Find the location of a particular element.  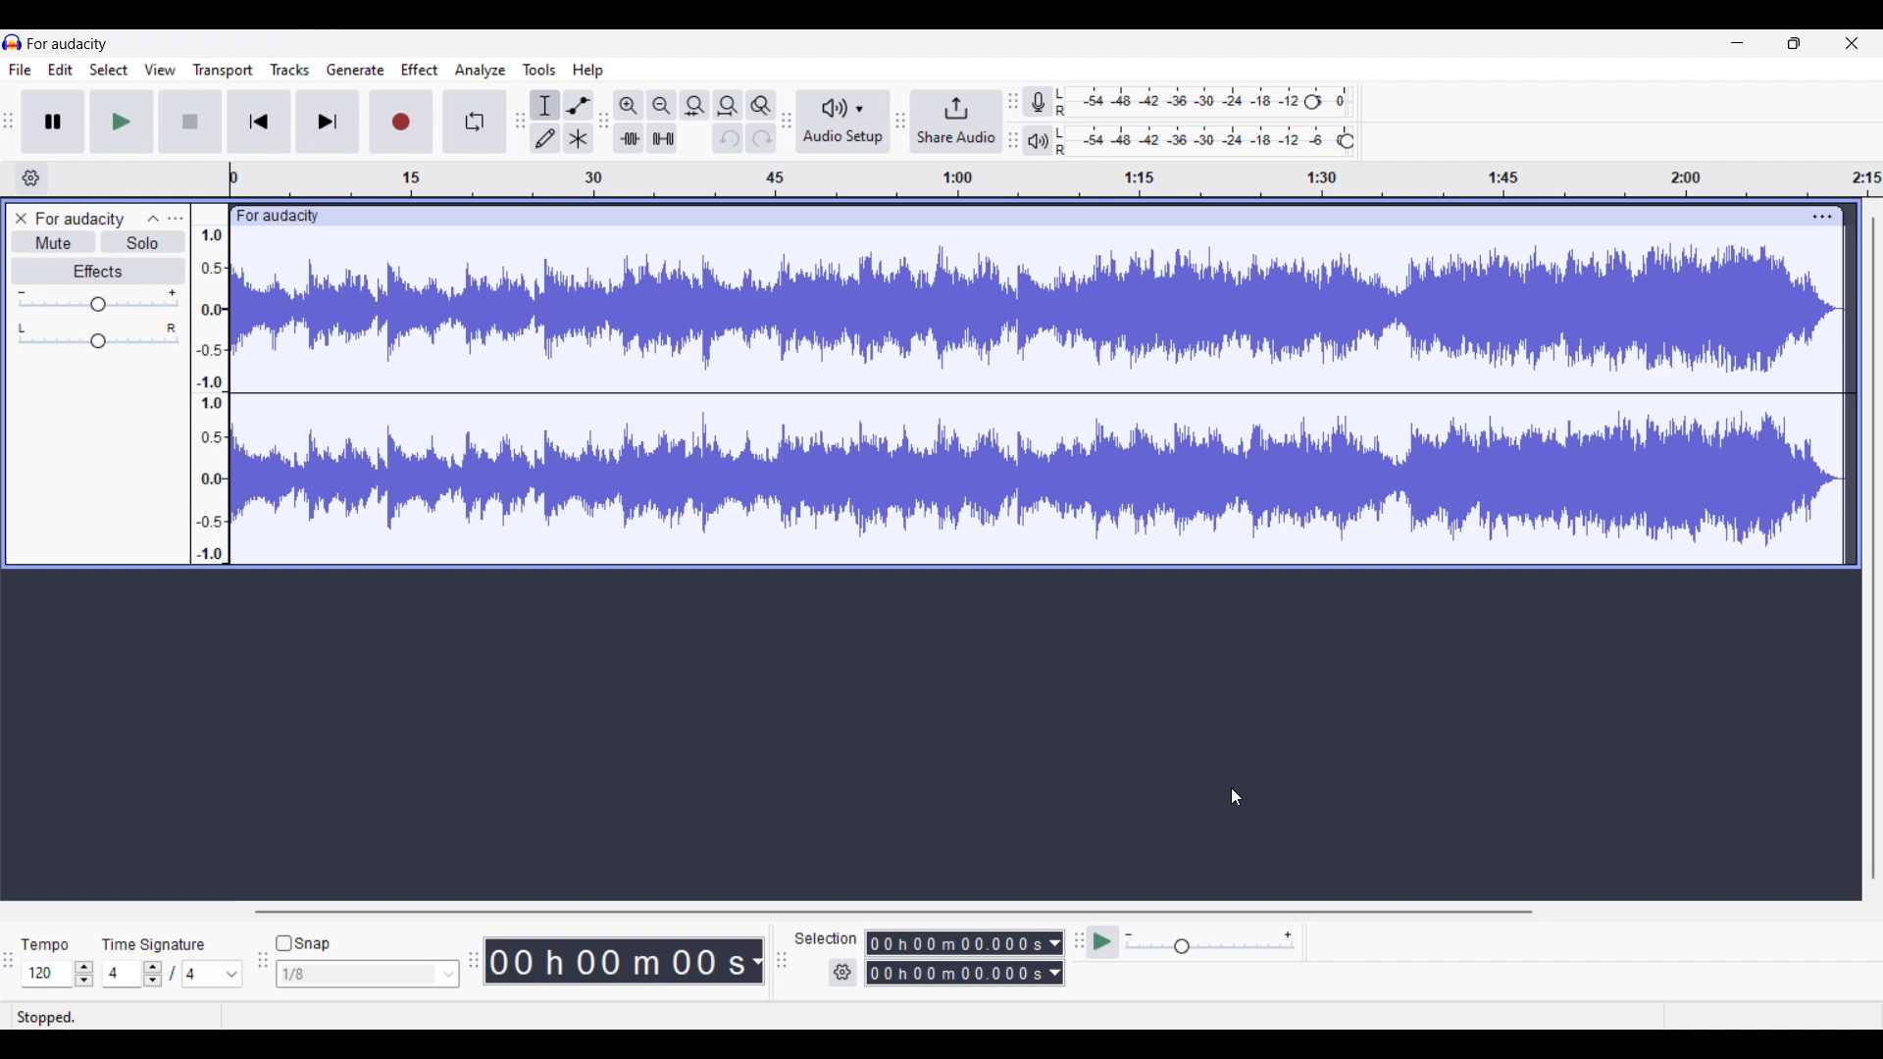

Playback meter is located at coordinates (1038, 140).